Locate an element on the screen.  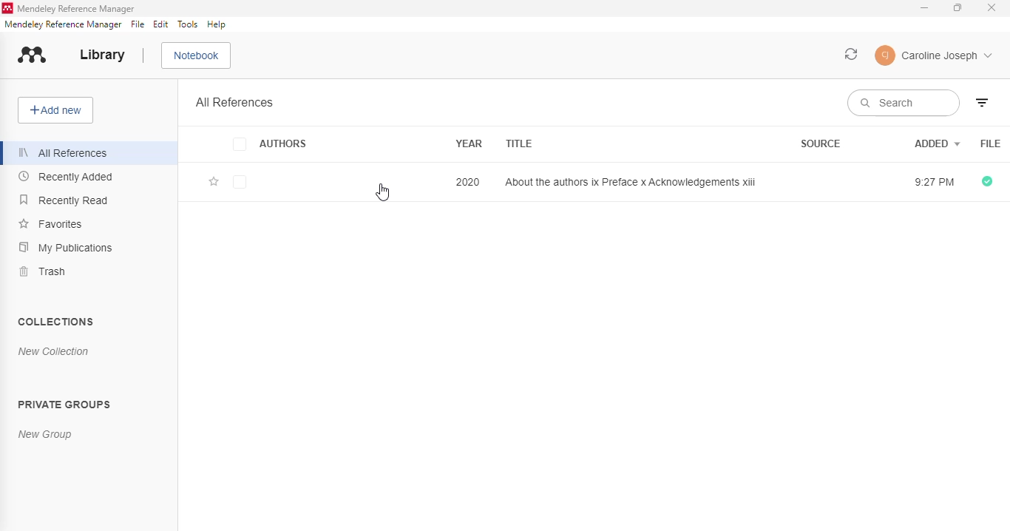
account is located at coordinates (933, 55).